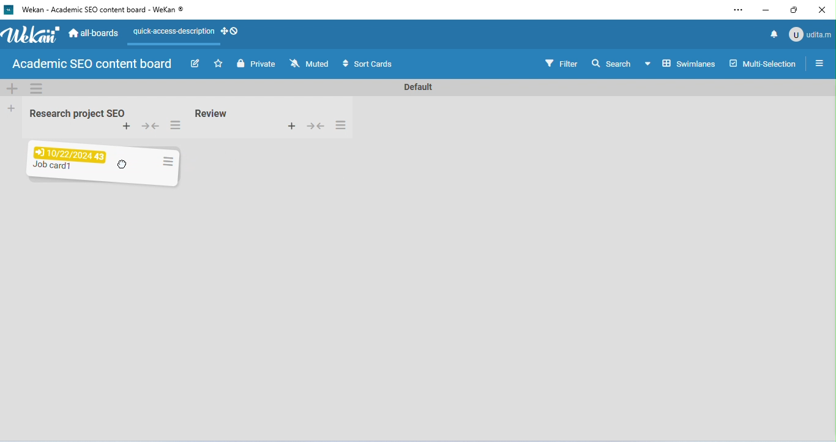 The image size is (836, 442). Describe the element at coordinates (197, 65) in the screenshot. I see `edit` at that location.